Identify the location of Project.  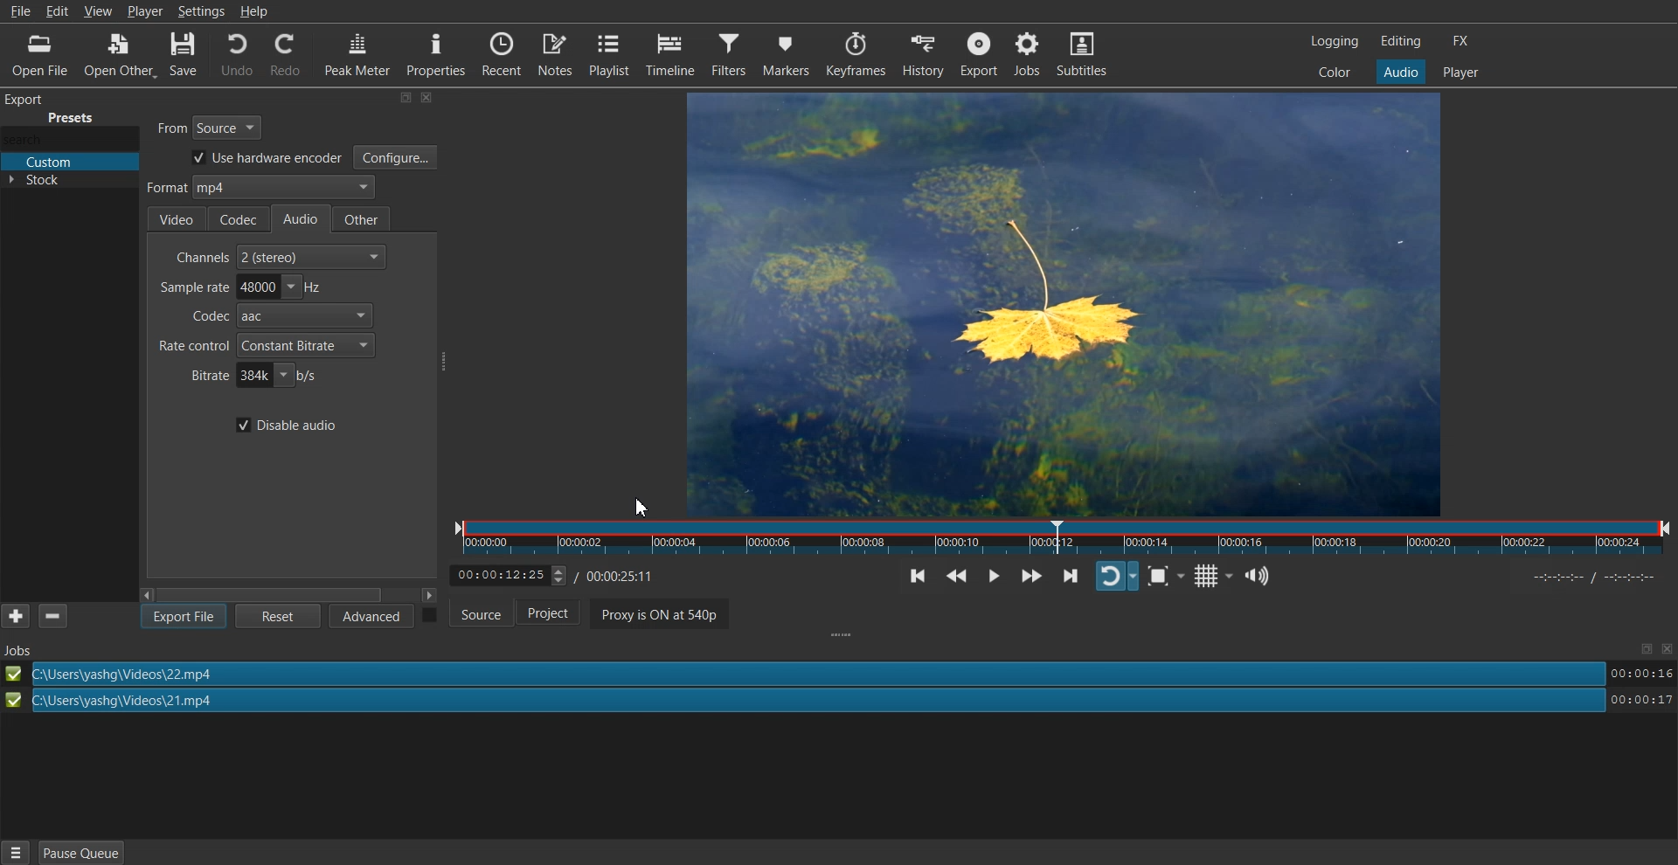
(549, 615).